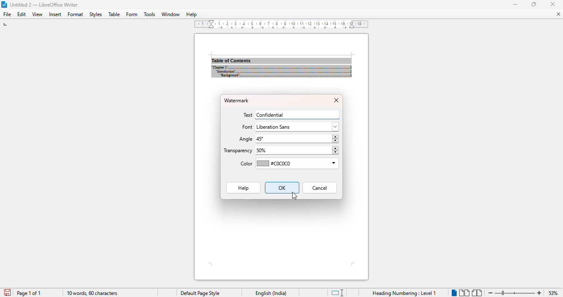  I want to click on minimize, so click(553, 4).